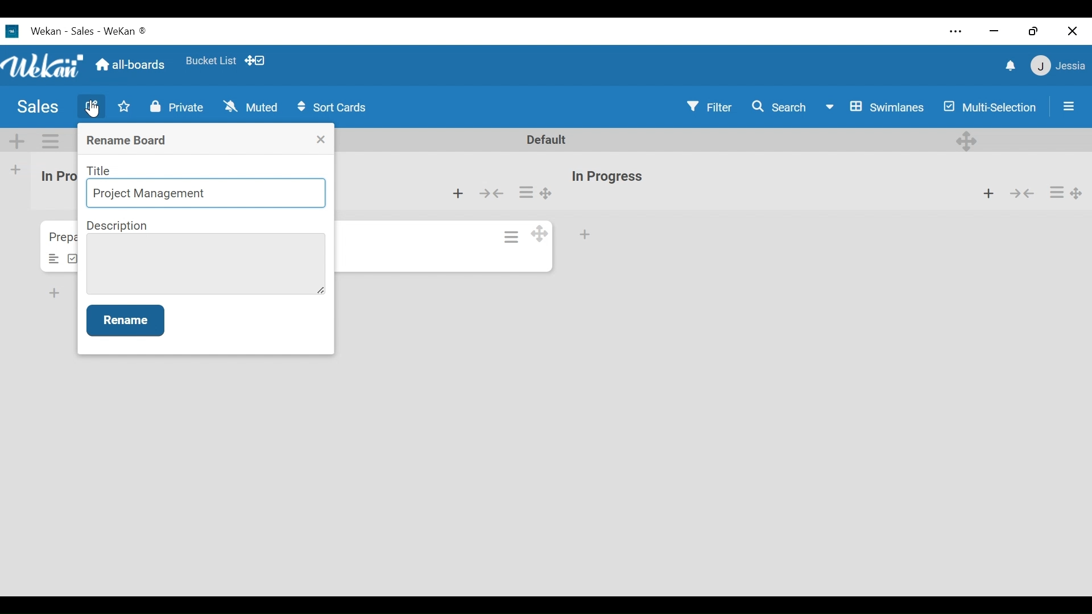 The image size is (1092, 614). I want to click on List actions, so click(526, 191).